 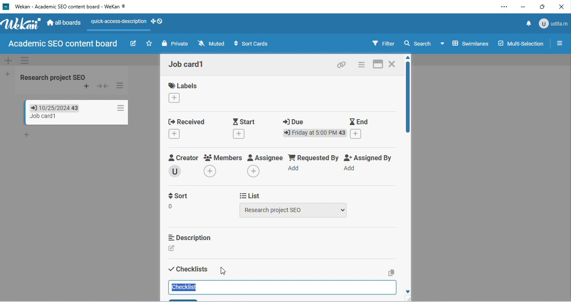 I want to click on click to star this board, so click(x=149, y=44).